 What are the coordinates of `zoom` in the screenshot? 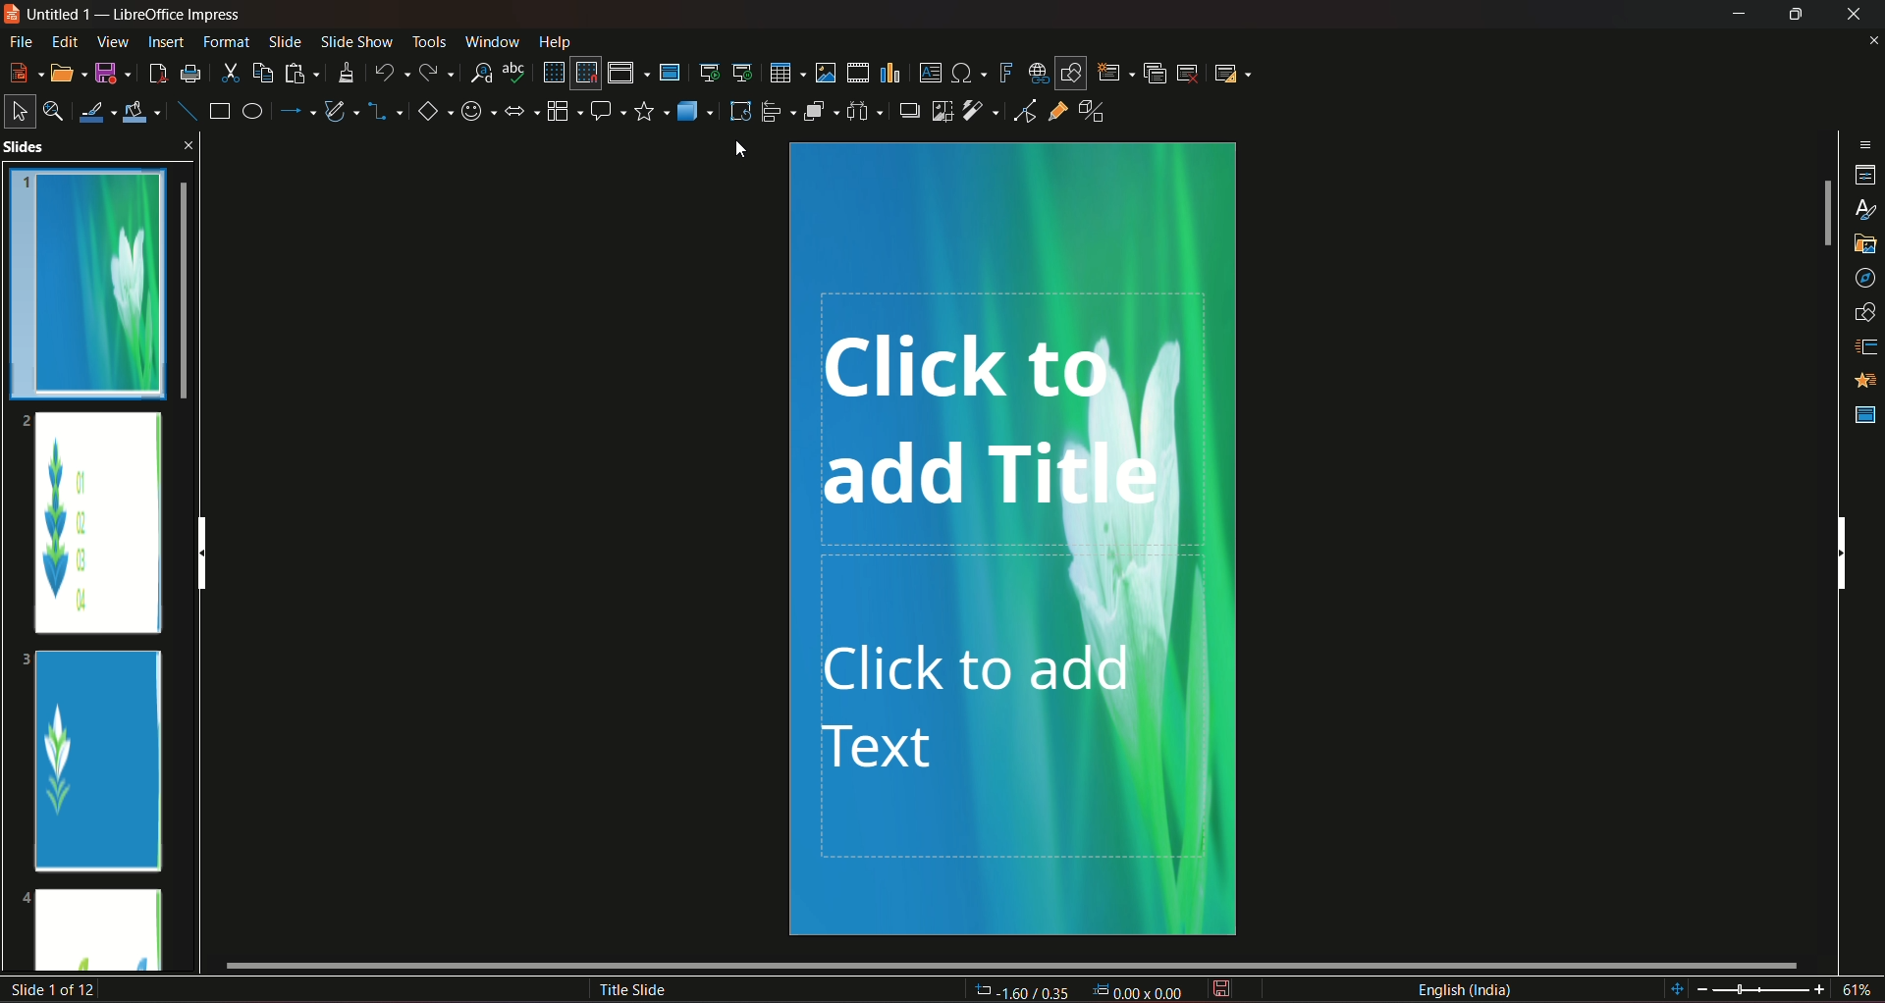 It's located at (1772, 987).